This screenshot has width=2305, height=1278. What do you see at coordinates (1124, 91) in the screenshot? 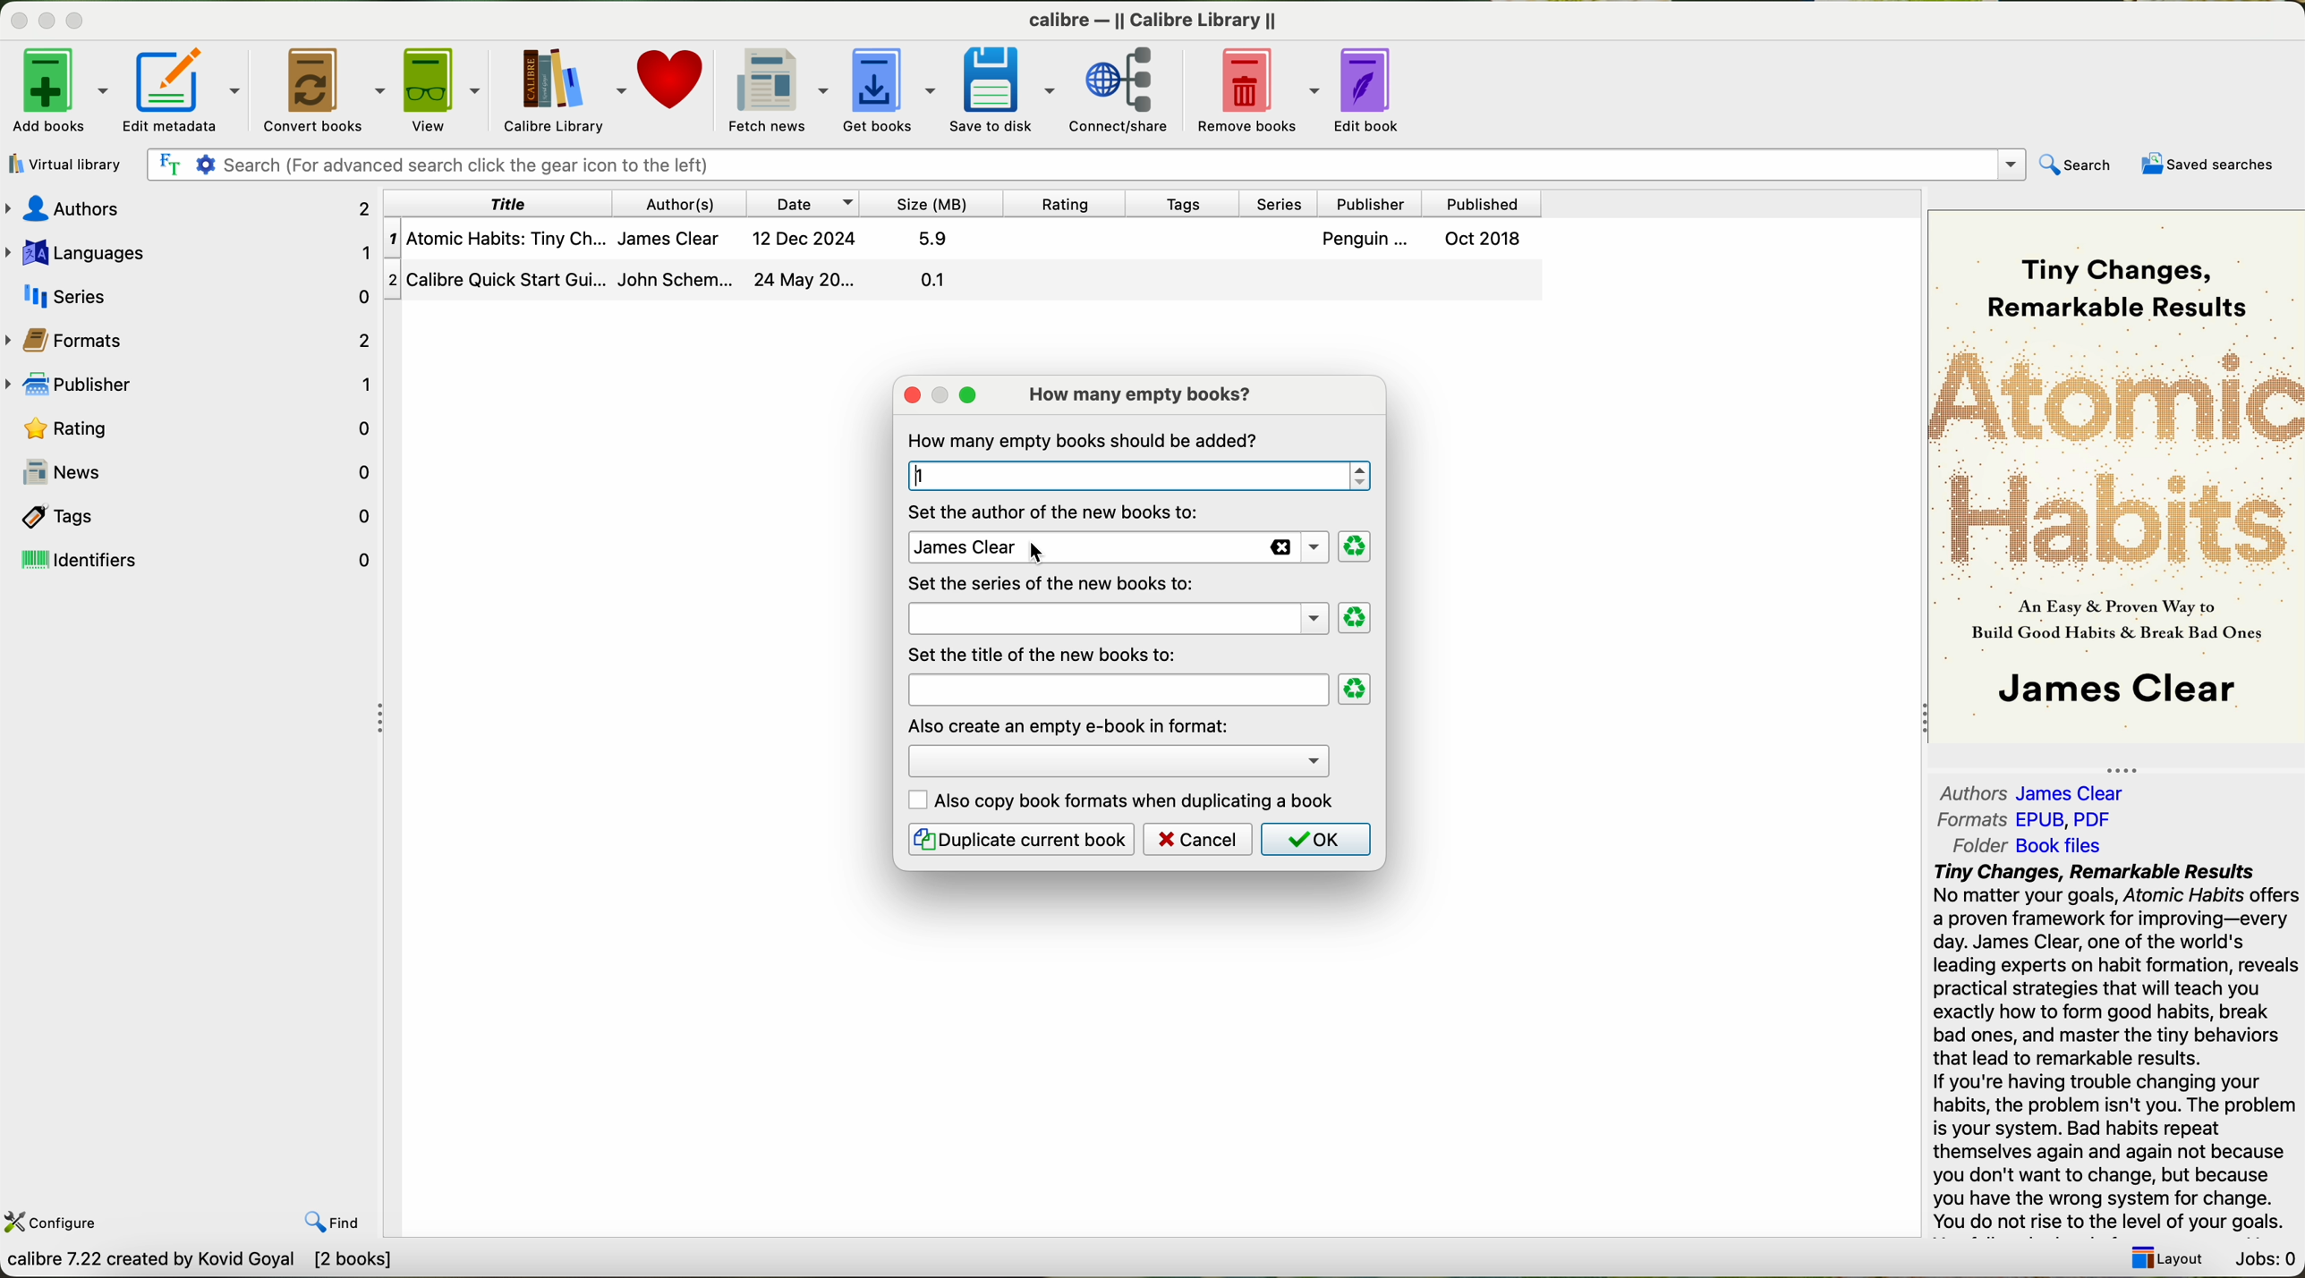
I see `connect/share` at bounding box center [1124, 91].